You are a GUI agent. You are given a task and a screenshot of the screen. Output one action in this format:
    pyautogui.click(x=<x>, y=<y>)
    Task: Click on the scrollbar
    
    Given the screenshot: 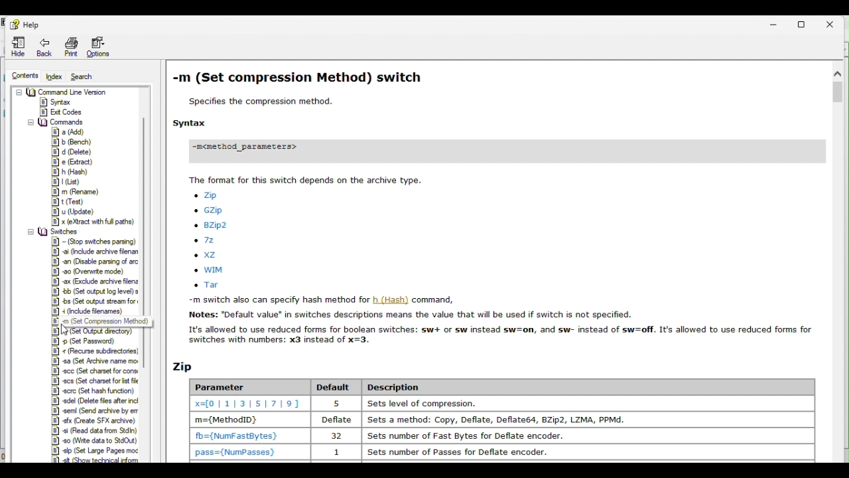 What is the action you would take?
    pyautogui.click(x=144, y=173)
    